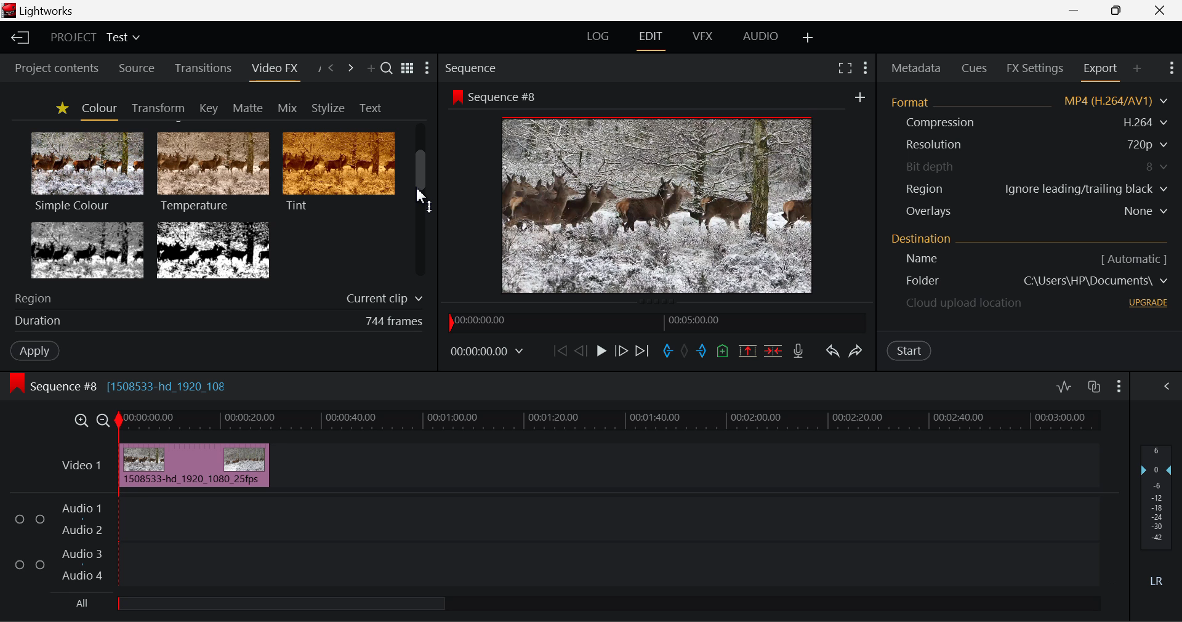  Describe the element at coordinates (350, 67) in the screenshot. I see `Next Panel` at that location.